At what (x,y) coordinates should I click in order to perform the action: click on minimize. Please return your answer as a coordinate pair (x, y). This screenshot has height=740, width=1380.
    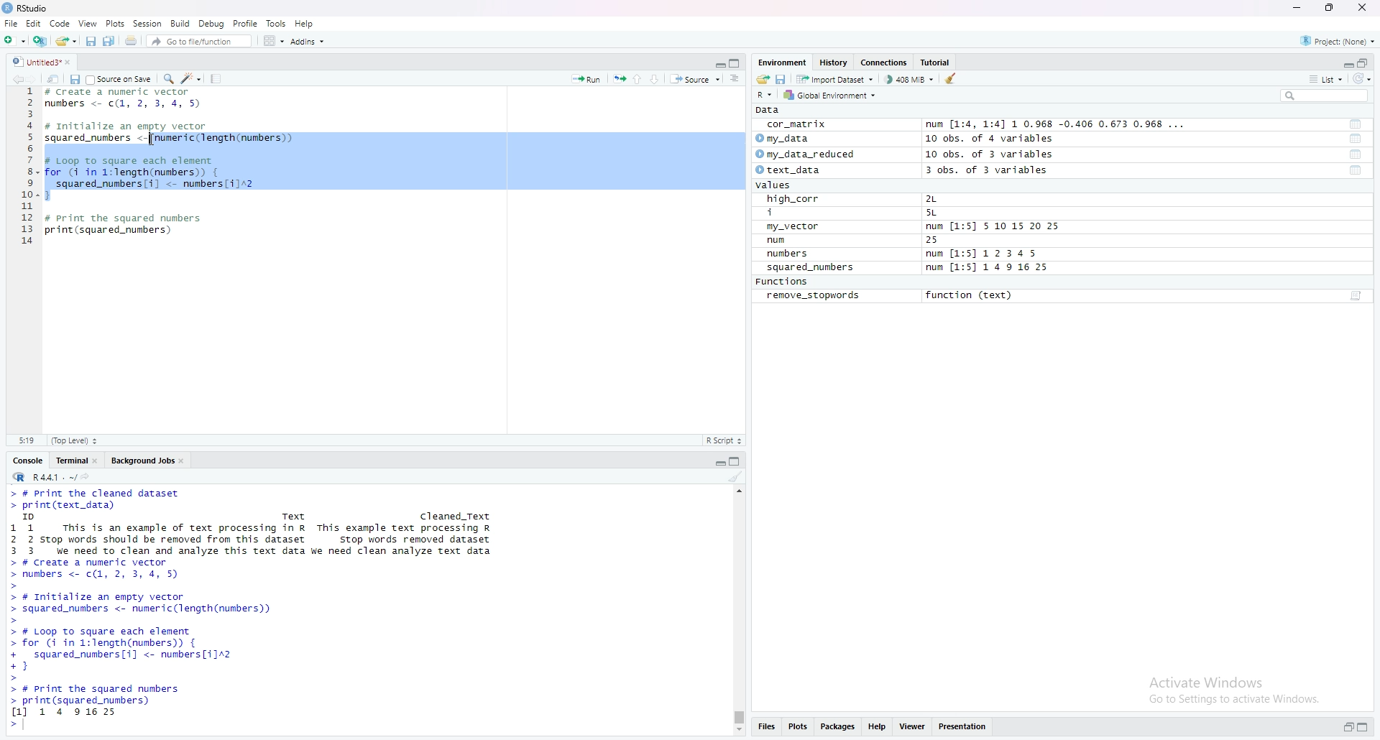
    Looking at the image, I should click on (719, 460).